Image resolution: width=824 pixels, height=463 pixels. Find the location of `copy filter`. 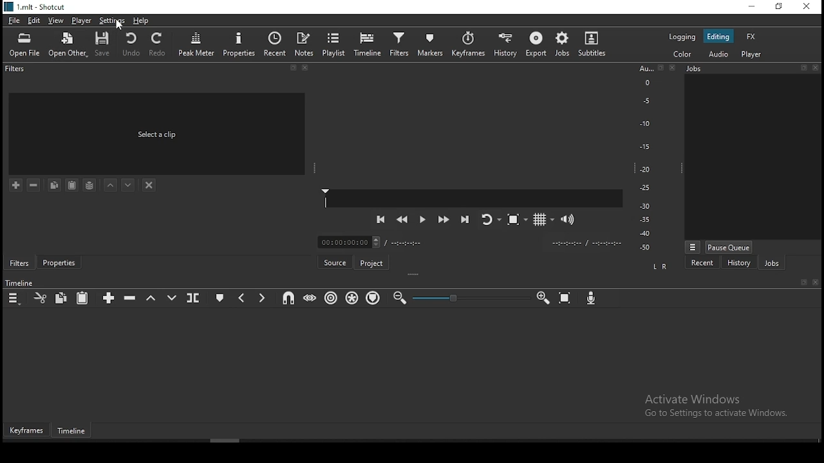

copy filter is located at coordinates (54, 185).